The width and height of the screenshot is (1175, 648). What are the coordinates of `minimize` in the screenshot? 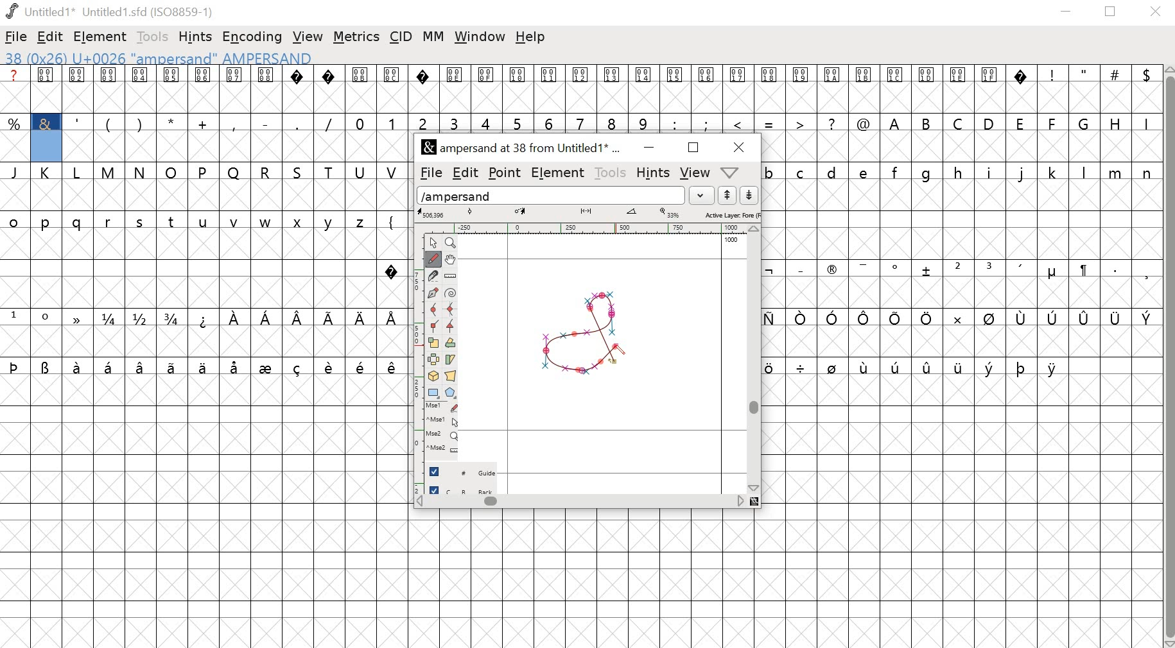 It's located at (647, 148).